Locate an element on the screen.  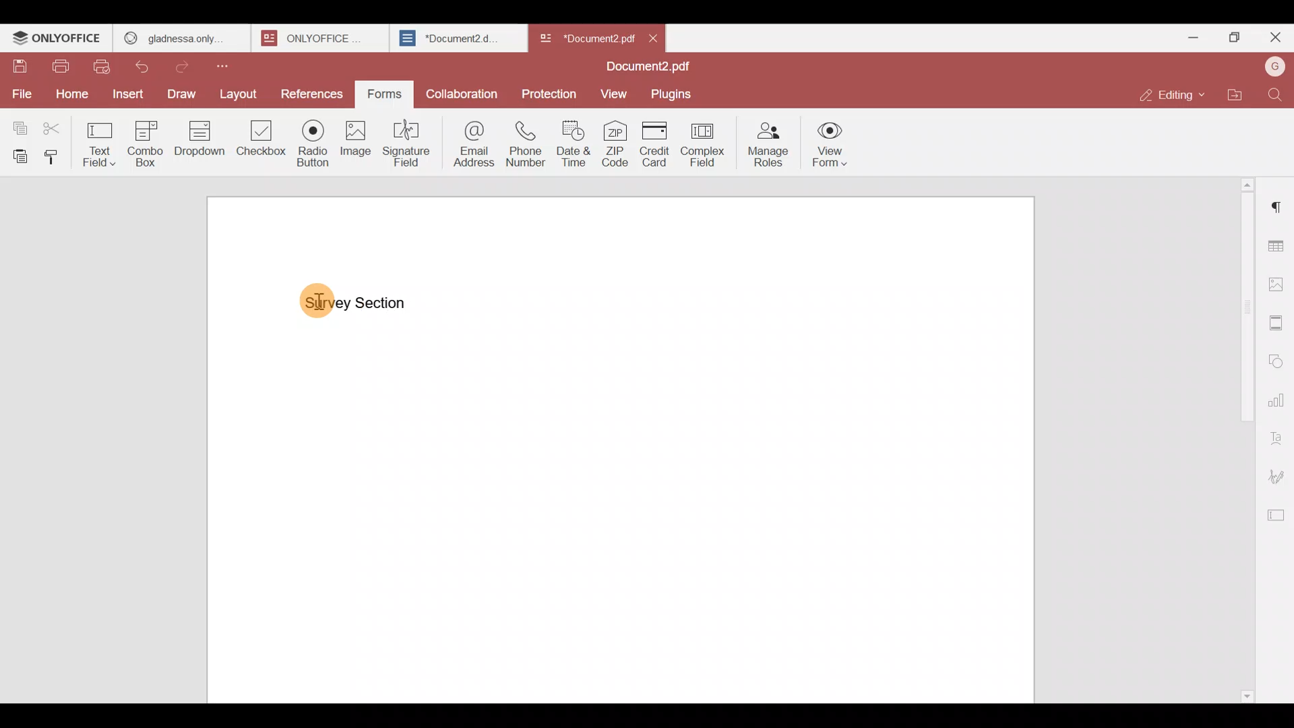
Copy is located at coordinates (20, 122).